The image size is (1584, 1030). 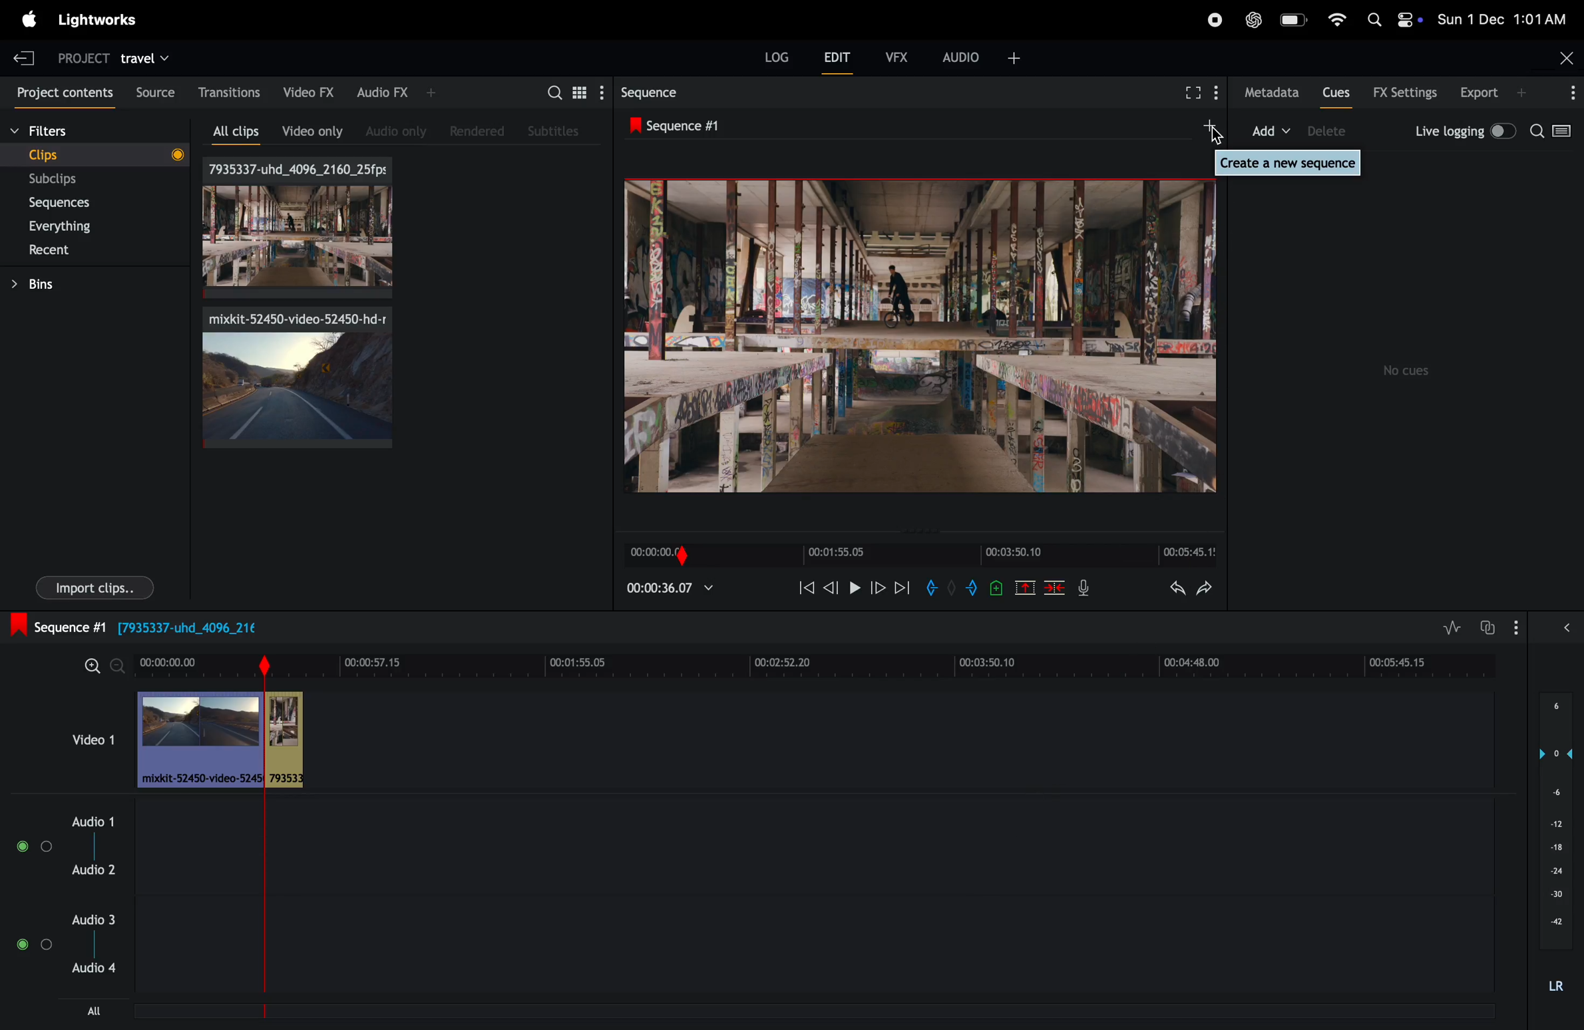 What do you see at coordinates (662, 92) in the screenshot?
I see `sequence` at bounding box center [662, 92].